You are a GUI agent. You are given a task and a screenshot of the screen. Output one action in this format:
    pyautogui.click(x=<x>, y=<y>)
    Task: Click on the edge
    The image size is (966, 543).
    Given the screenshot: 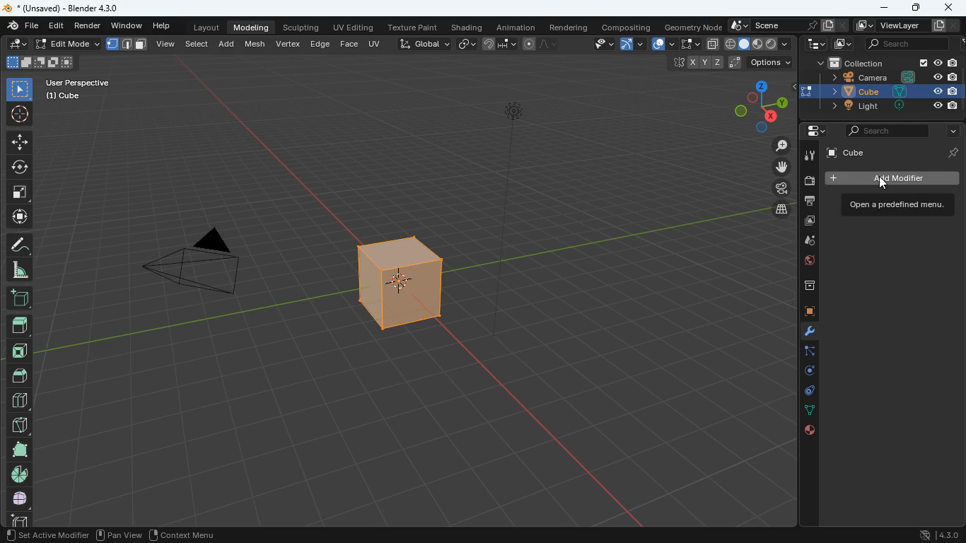 What is the action you would take?
    pyautogui.click(x=320, y=43)
    